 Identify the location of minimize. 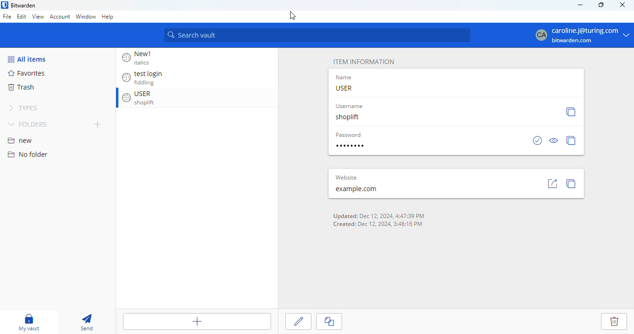
(581, 6).